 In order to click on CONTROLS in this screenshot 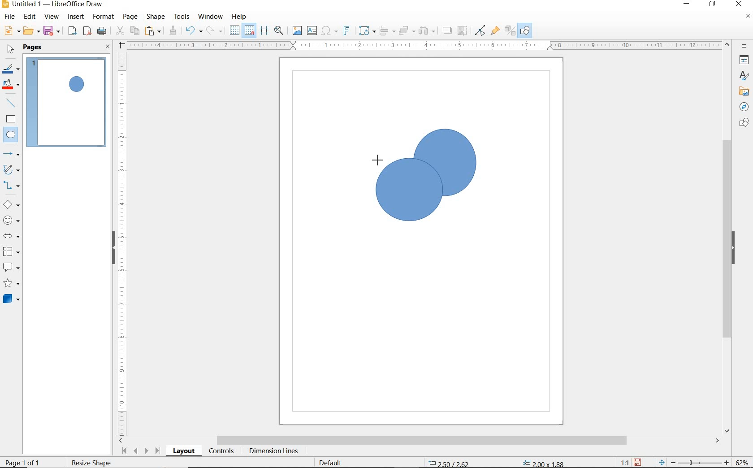, I will do `click(222, 452)`.